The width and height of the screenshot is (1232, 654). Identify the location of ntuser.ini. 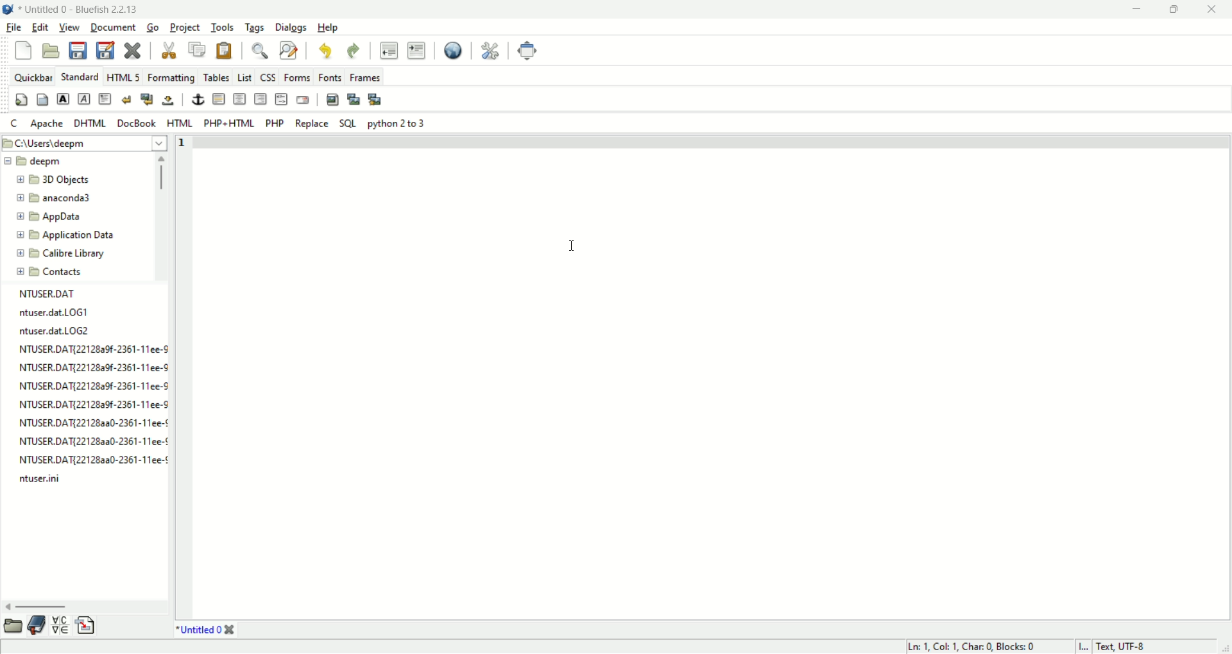
(42, 480).